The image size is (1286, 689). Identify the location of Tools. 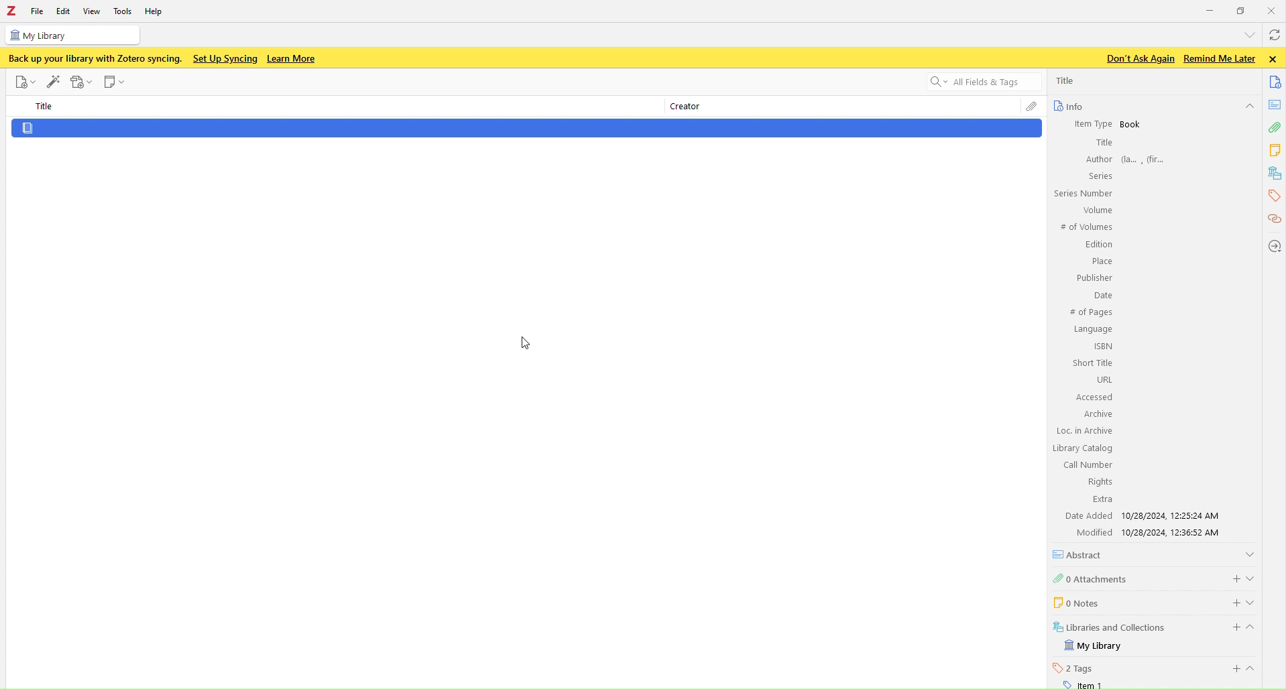
(123, 11).